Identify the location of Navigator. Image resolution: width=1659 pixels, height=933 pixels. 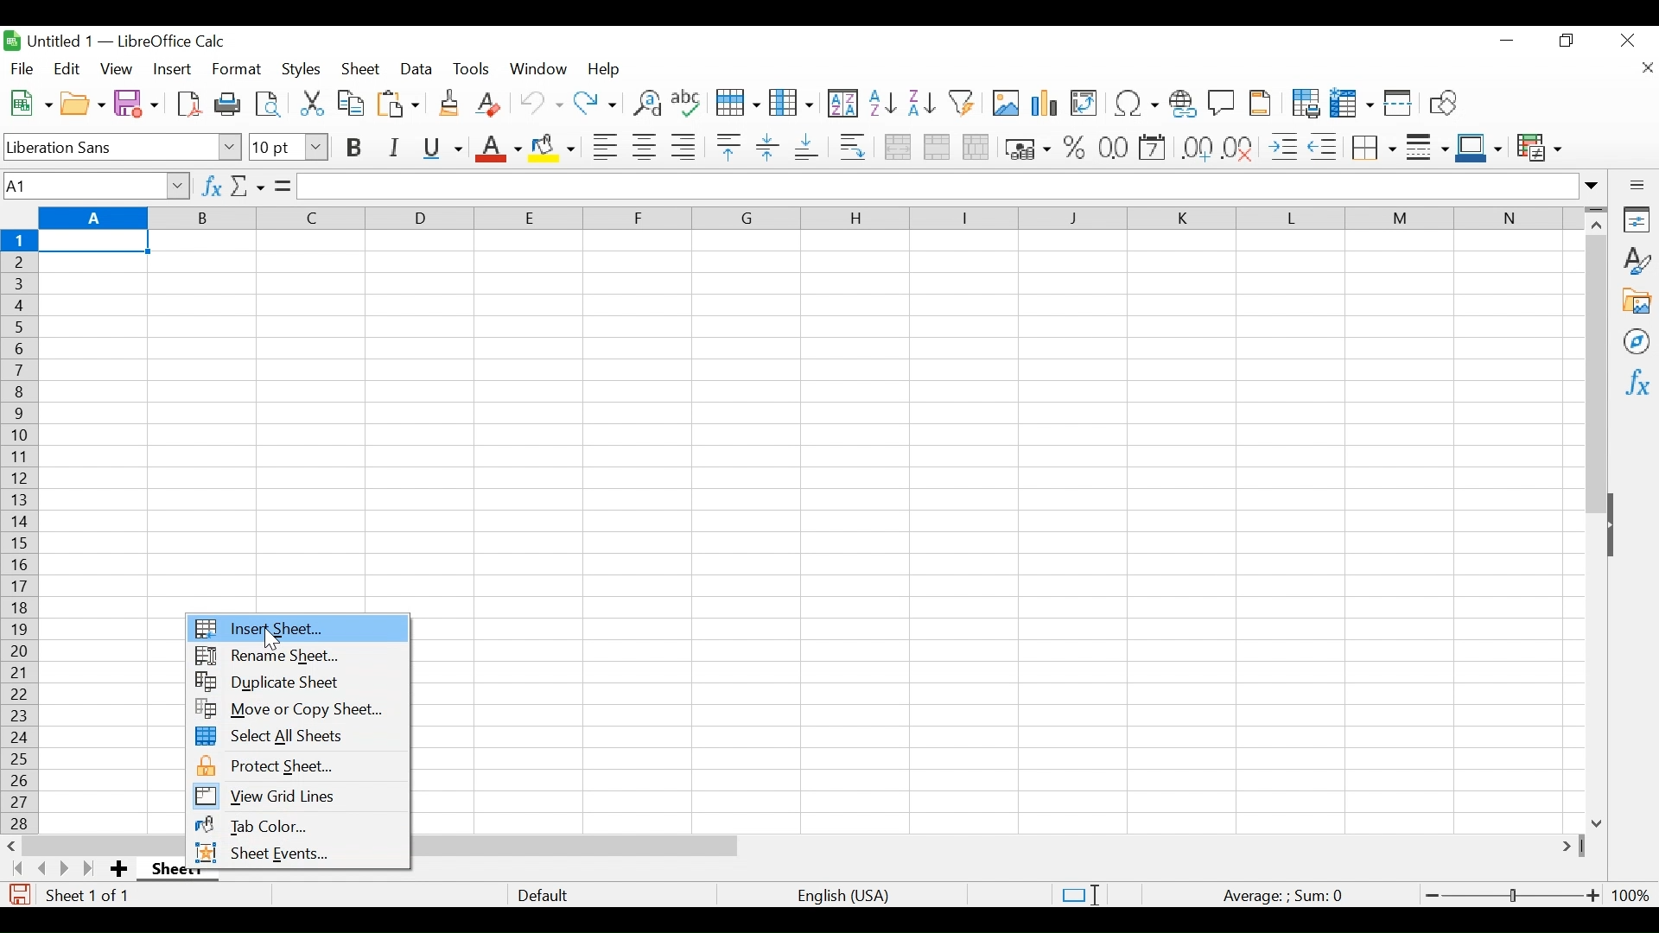
(1637, 340).